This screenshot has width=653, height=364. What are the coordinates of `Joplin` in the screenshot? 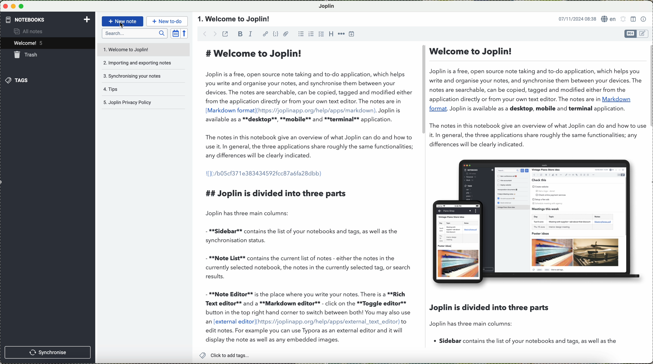 It's located at (329, 6).